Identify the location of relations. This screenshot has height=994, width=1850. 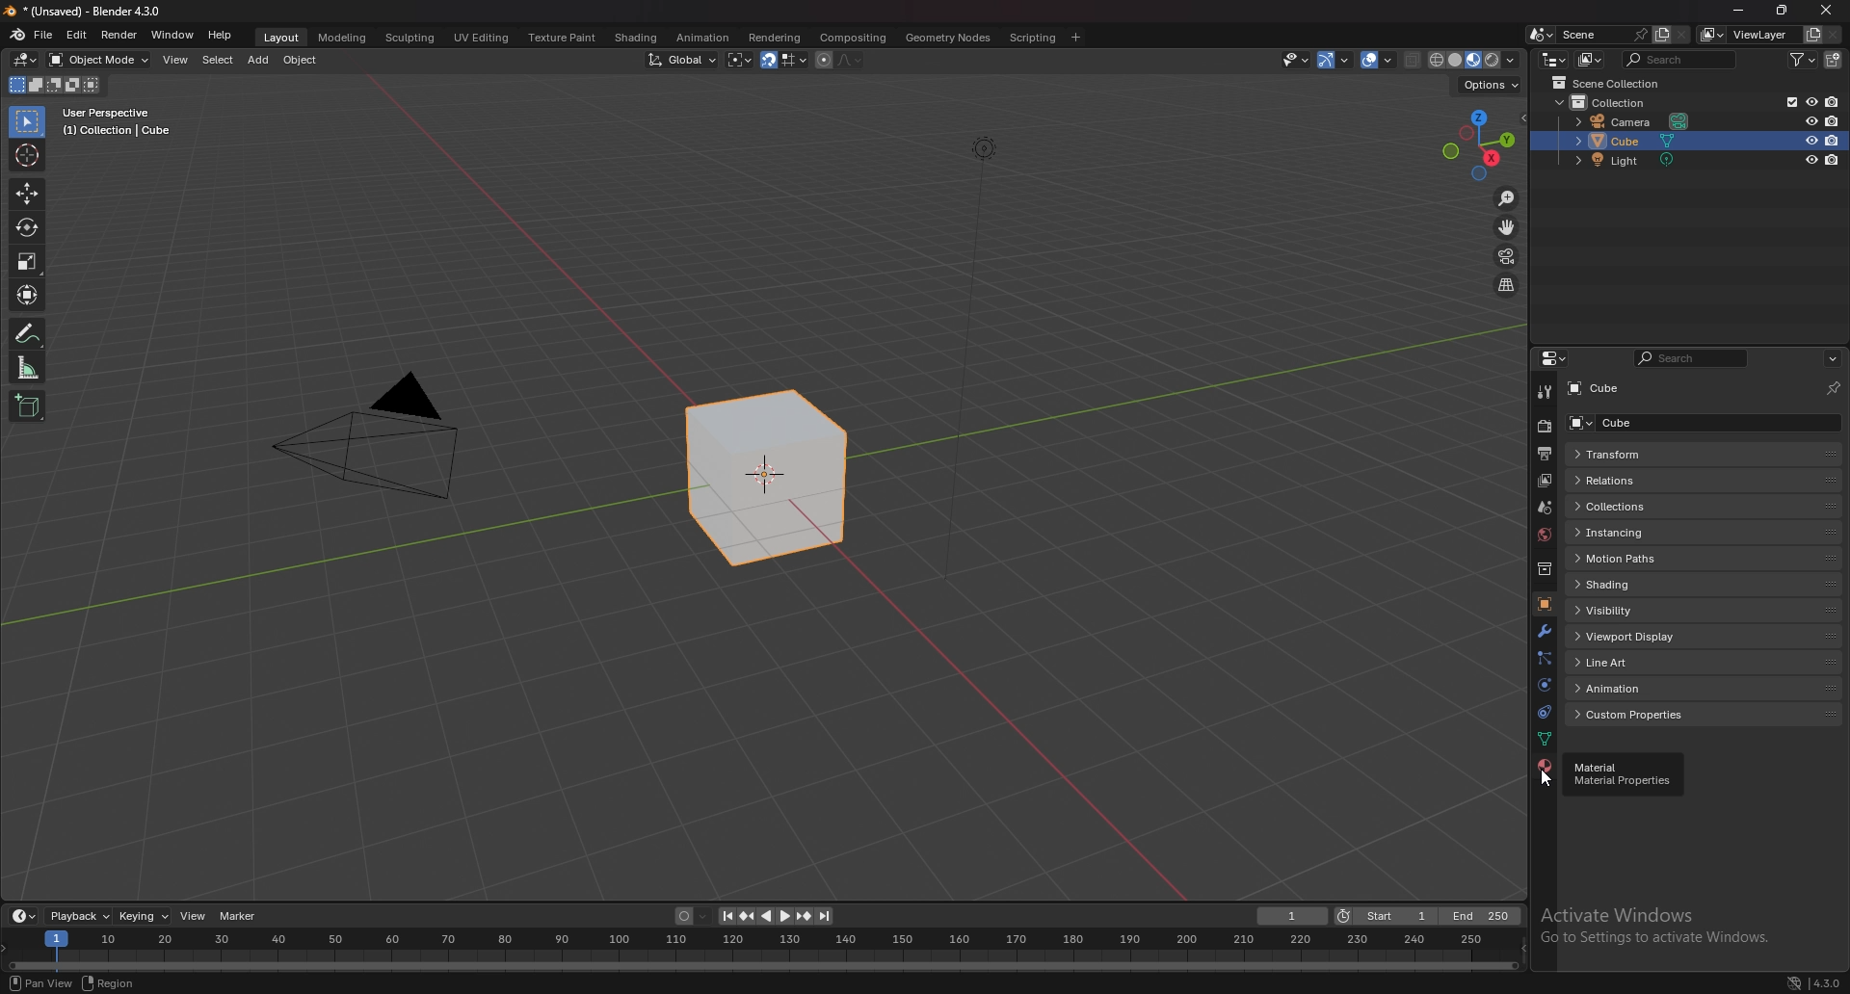
(1704, 482).